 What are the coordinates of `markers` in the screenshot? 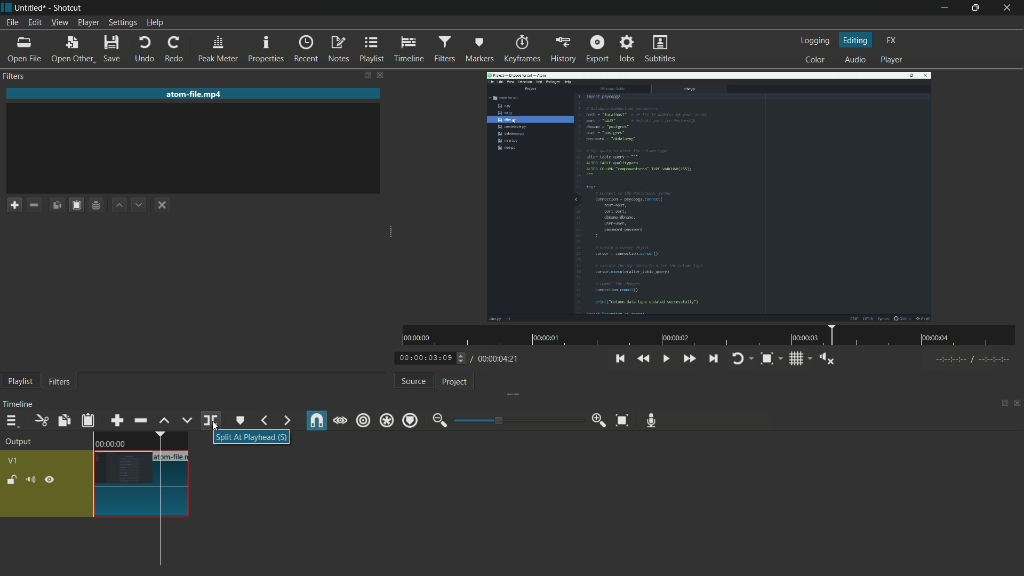 It's located at (479, 50).